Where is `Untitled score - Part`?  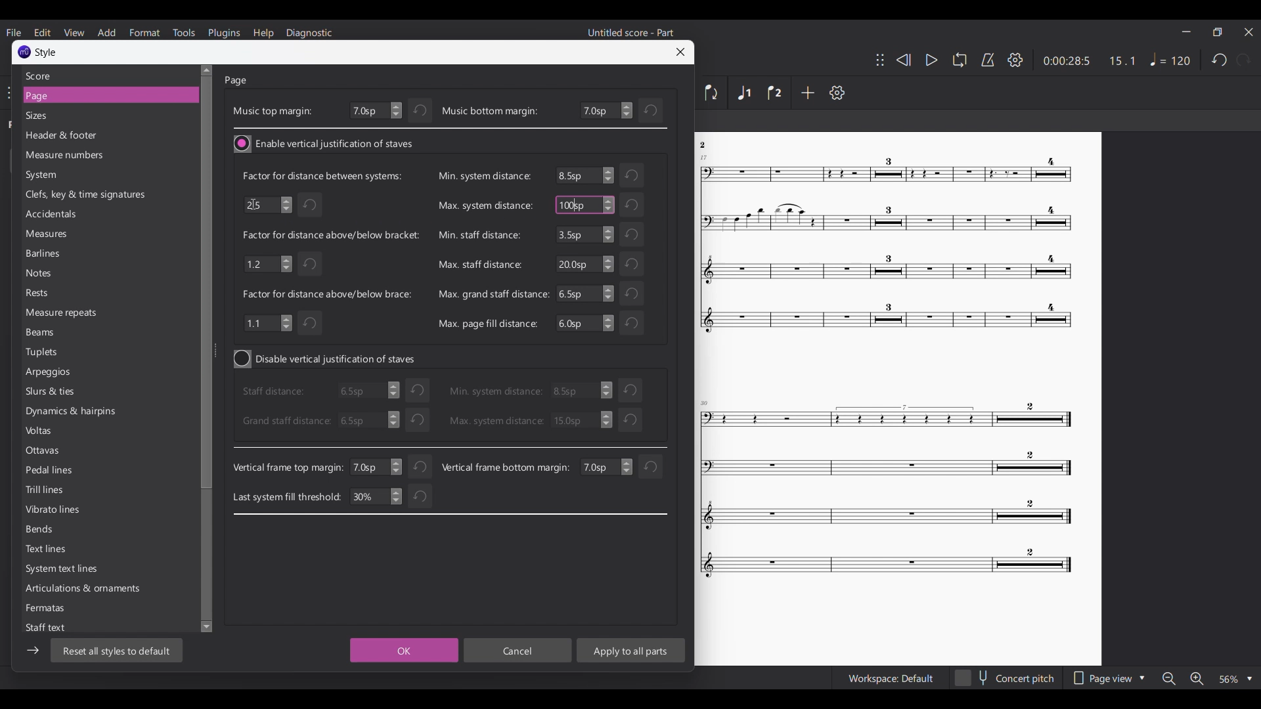
Untitled score - Part is located at coordinates (632, 32).